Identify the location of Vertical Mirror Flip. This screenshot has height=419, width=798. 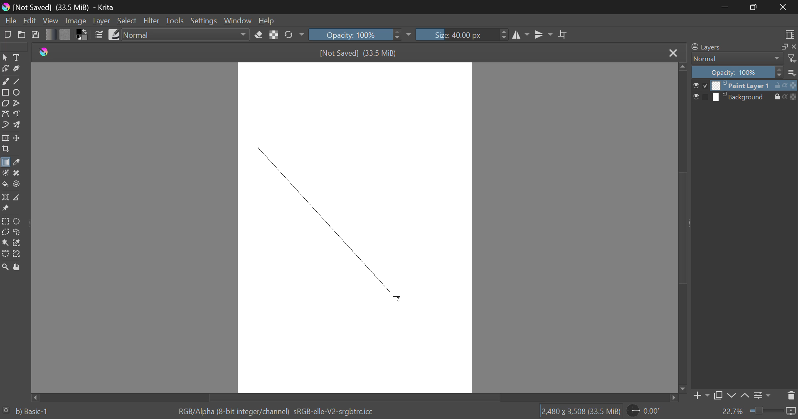
(521, 36).